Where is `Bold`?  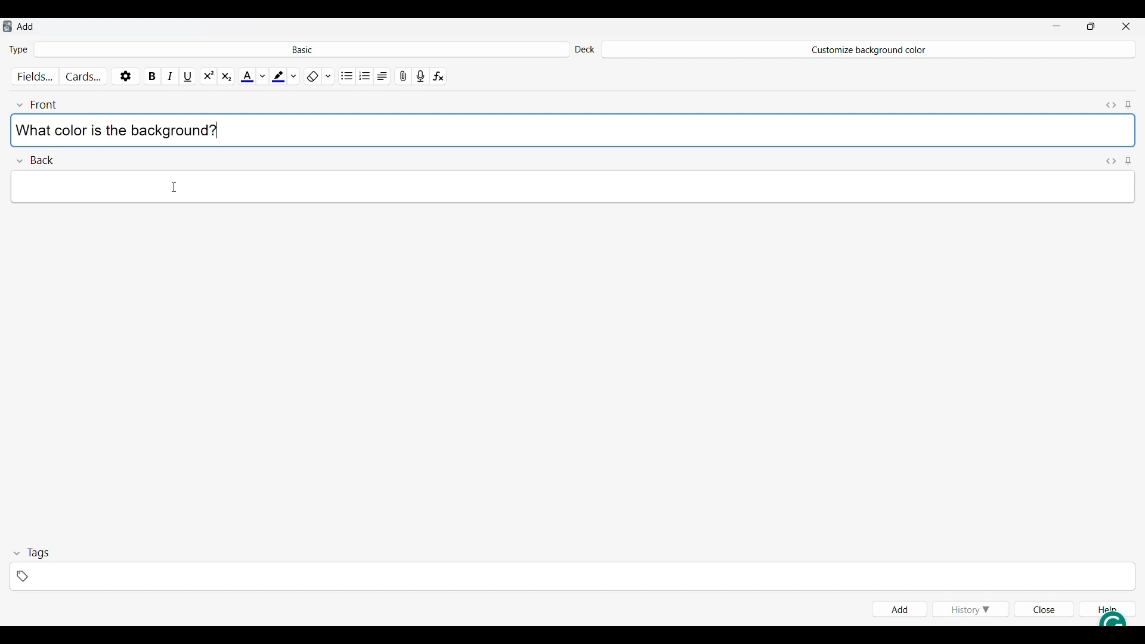 Bold is located at coordinates (153, 74).